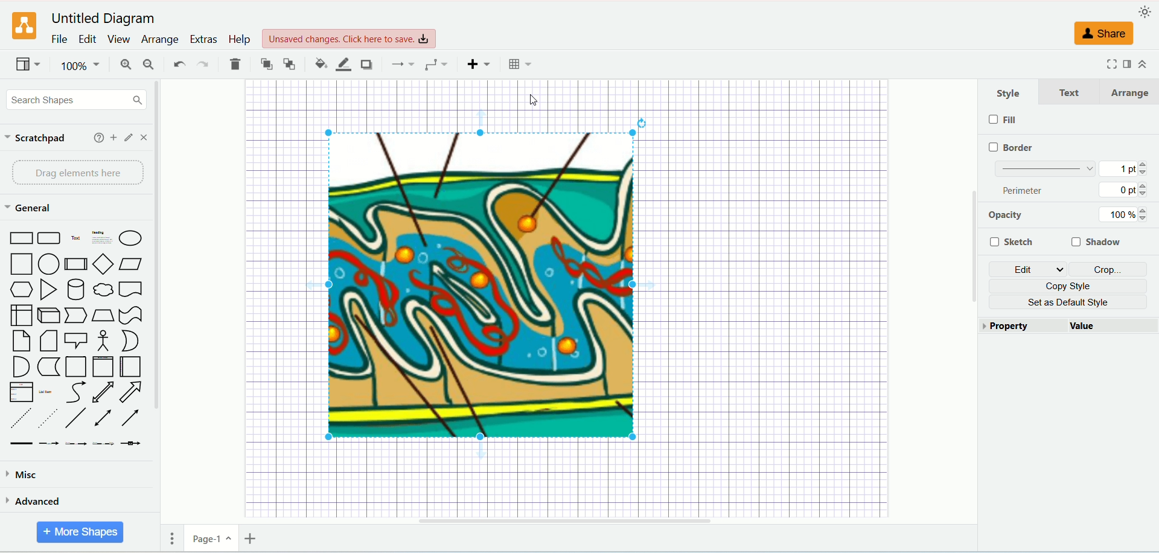 This screenshot has width=1159, height=553. I want to click on 0 pt, so click(1126, 189).